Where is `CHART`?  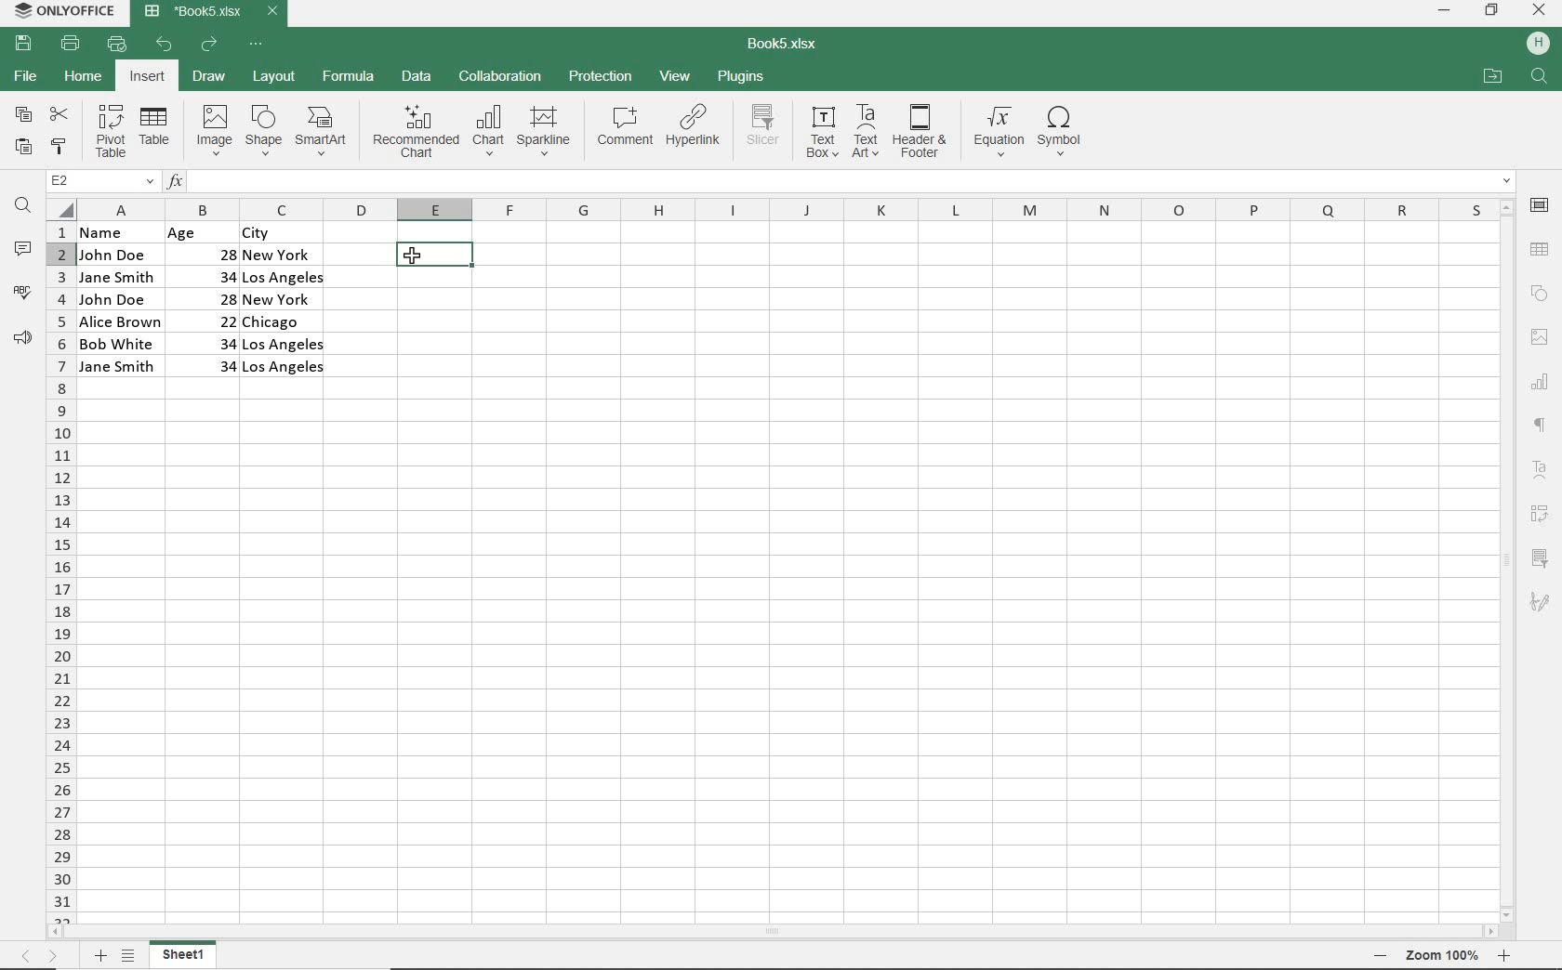
CHART is located at coordinates (1539, 387).